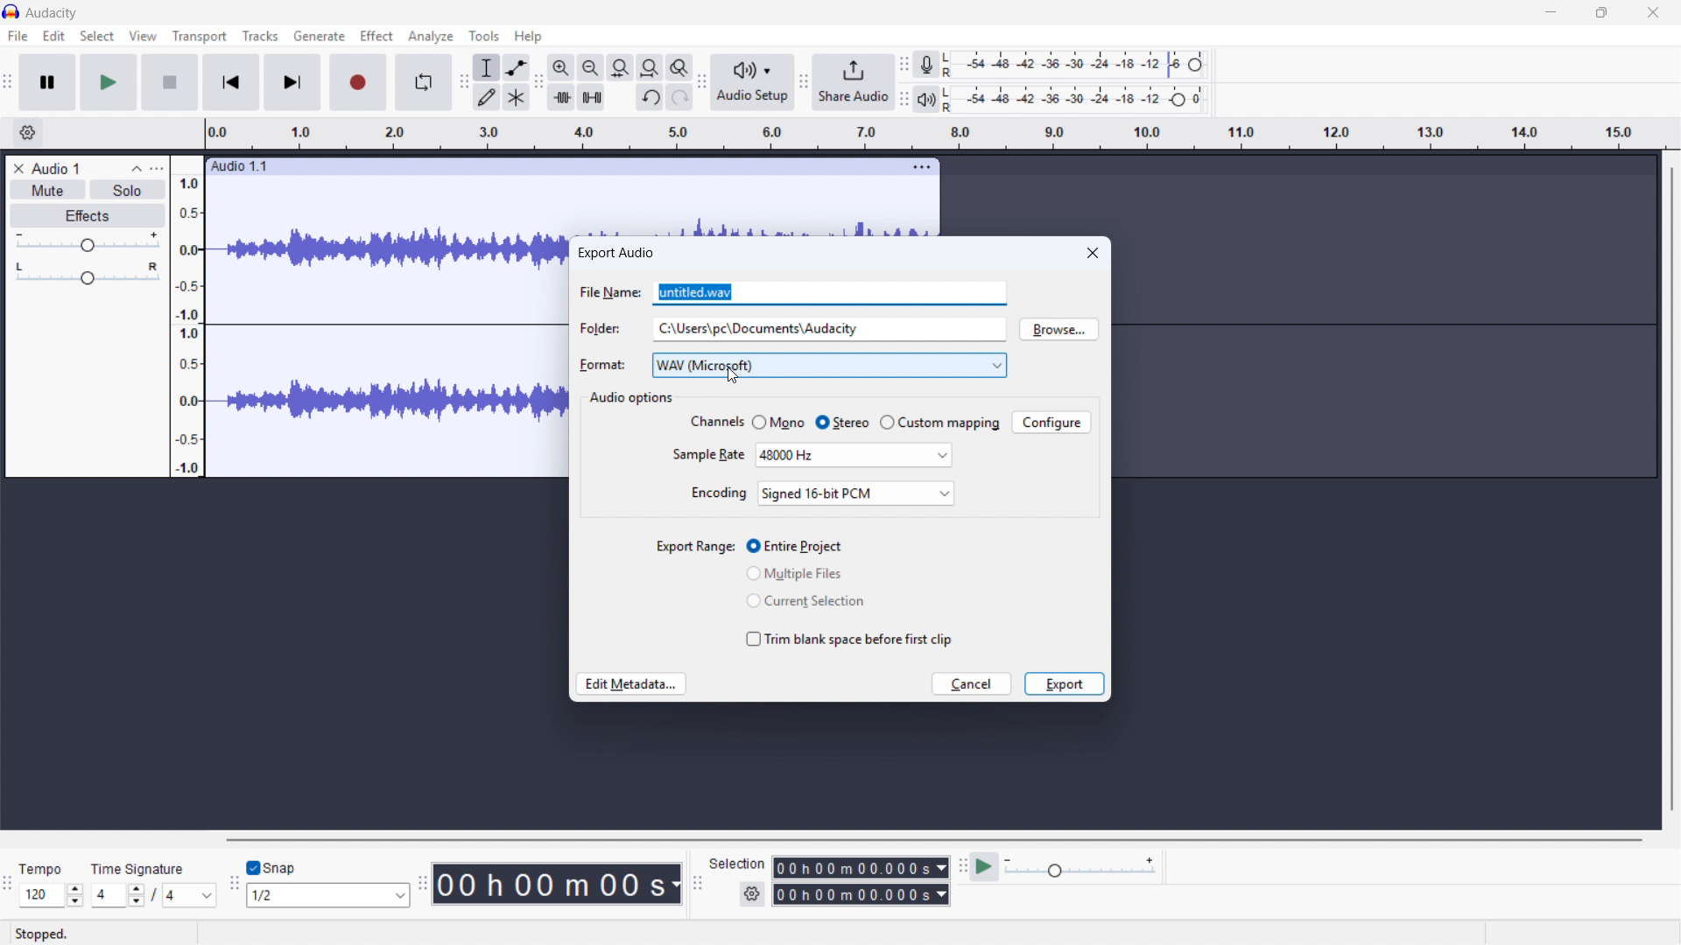 Image resolution: width=1681 pixels, height=945 pixels. Describe the element at coordinates (51, 894) in the screenshot. I see `Set tempo ` at that location.